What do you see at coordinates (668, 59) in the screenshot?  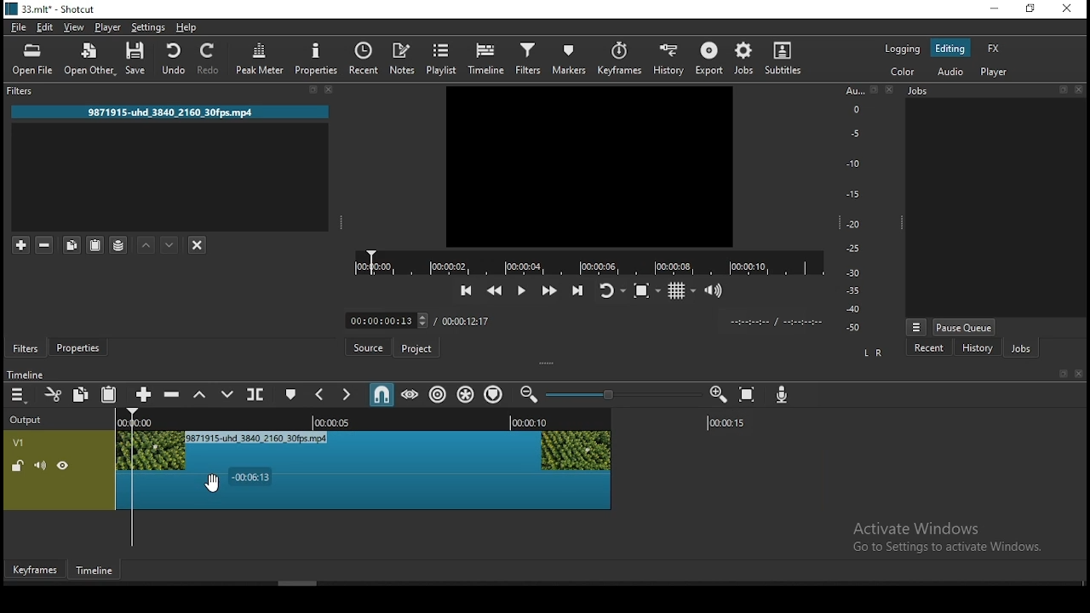 I see `history` at bounding box center [668, 59].